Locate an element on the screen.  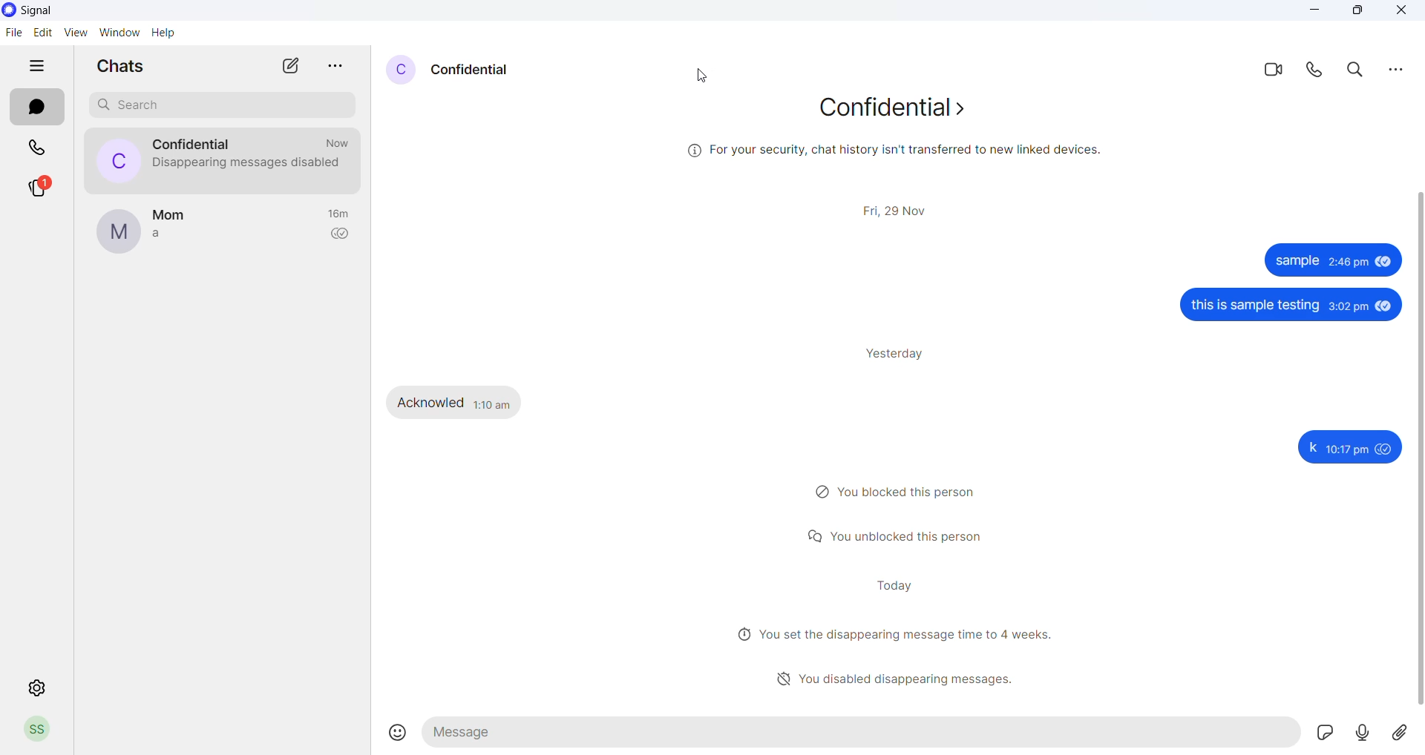
emojis is located at coordinates (398, 731).